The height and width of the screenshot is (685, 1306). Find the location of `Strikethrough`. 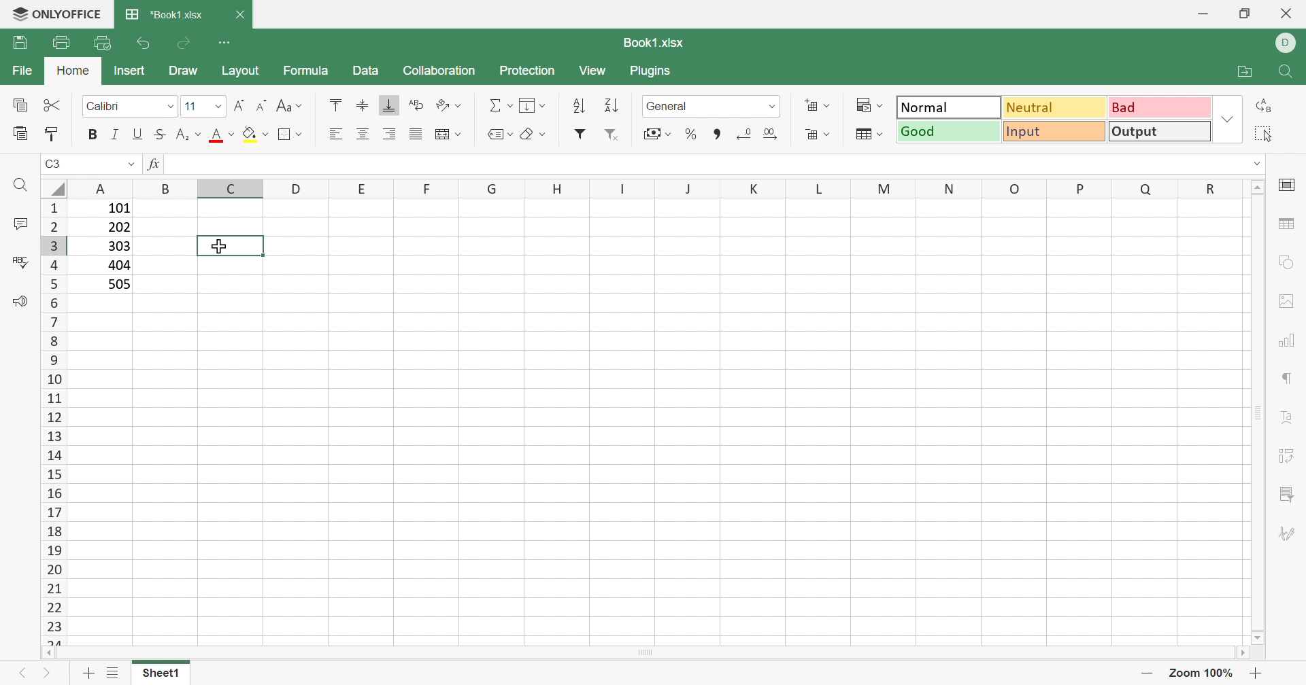

Strikethrough is located at coordinates (160, 135).